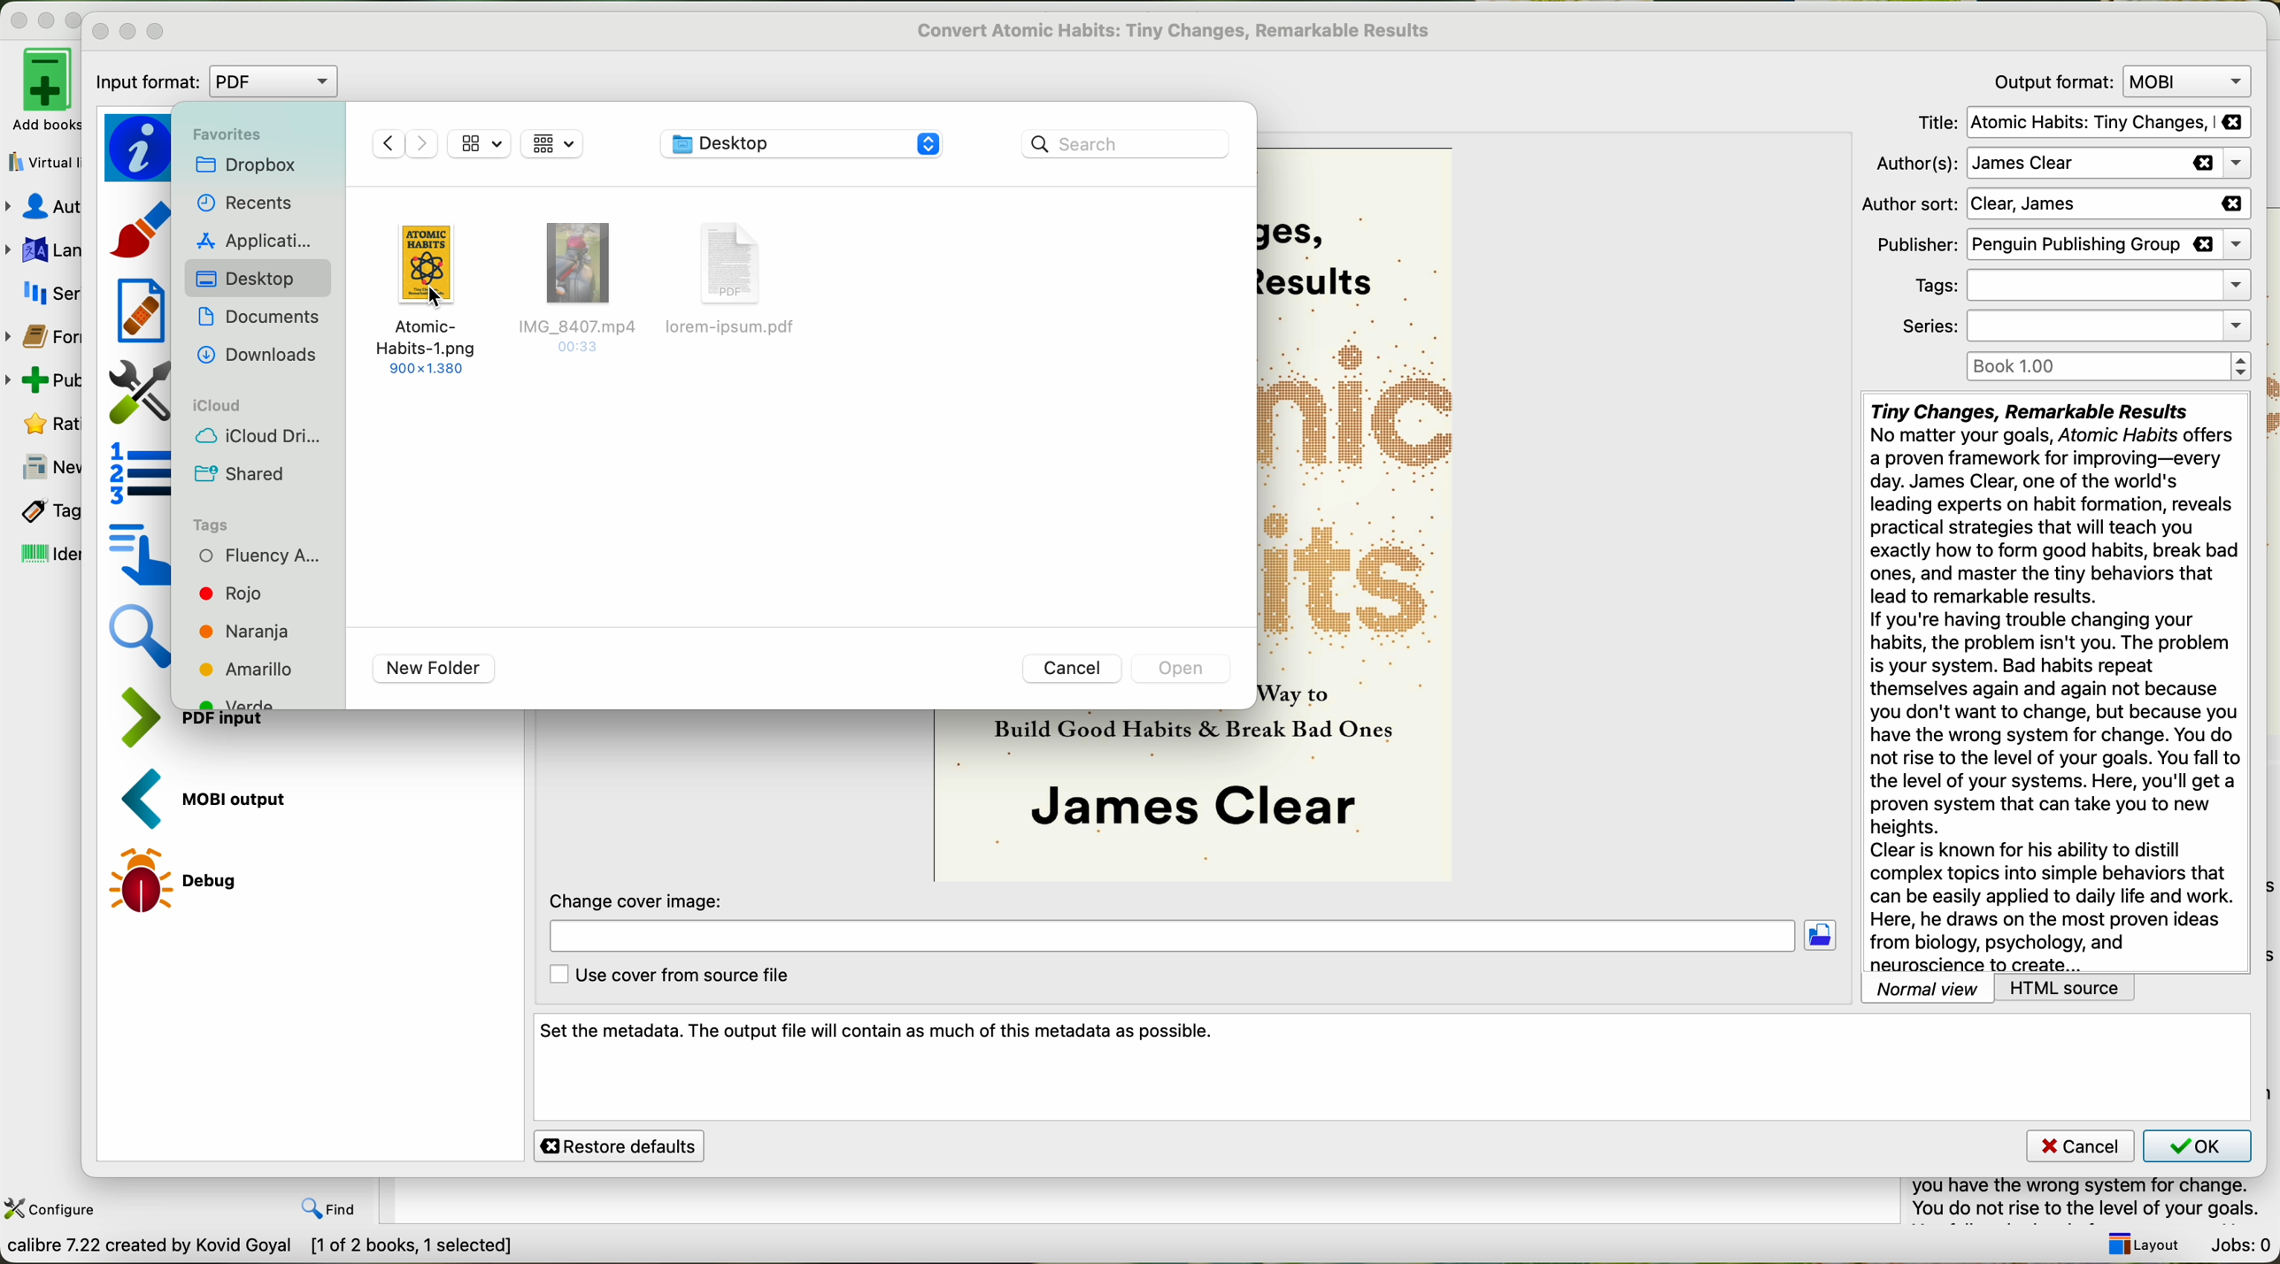 This screenshot has height=1264, width=2280. What do you see at coordinates (437, 303) in the screenshot?
I see `cursor` at bounding box center [437, 303].